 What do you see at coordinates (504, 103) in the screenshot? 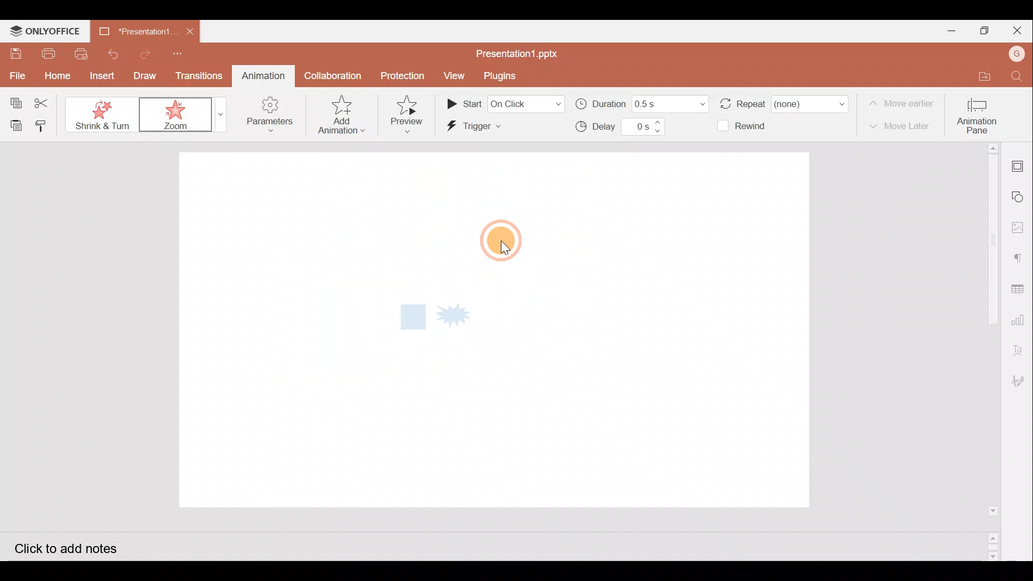
I see `Start` at bounding box center [504, 103].